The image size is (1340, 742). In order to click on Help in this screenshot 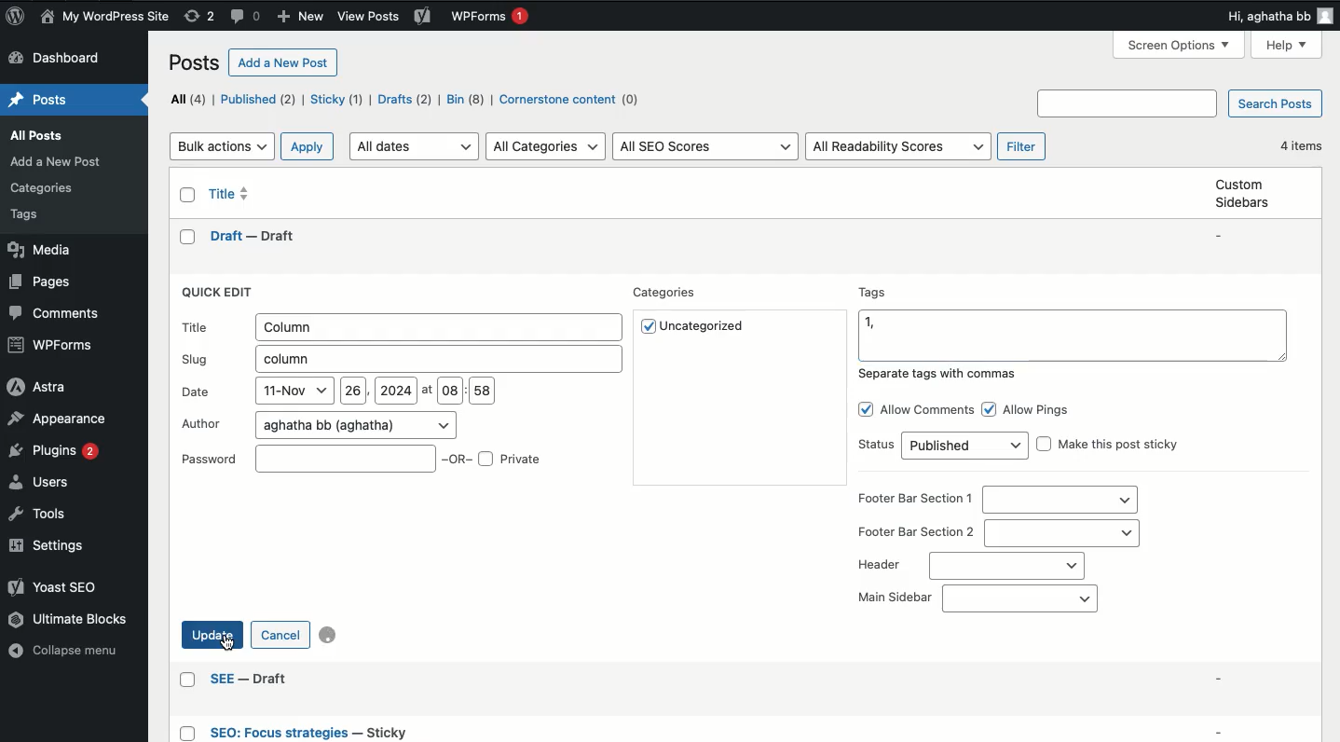, I will do `click(1286, 46)`.